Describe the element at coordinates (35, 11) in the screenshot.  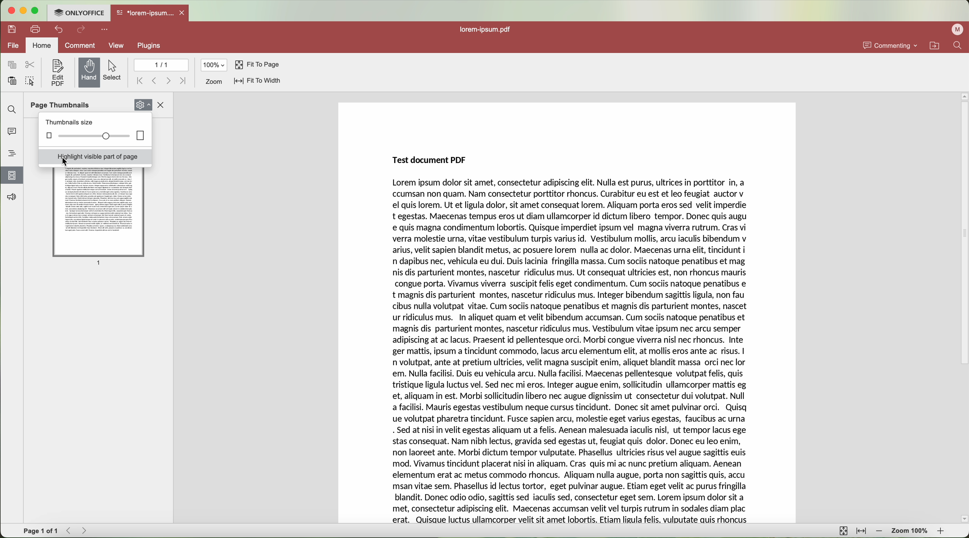
I see `maximize program` at that location.